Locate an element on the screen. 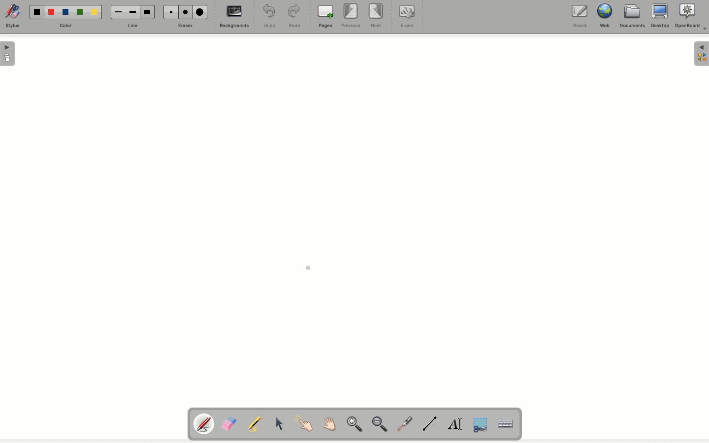 This screenshot has height=443, width=709. Desktop is located at coordinates (659, 17).